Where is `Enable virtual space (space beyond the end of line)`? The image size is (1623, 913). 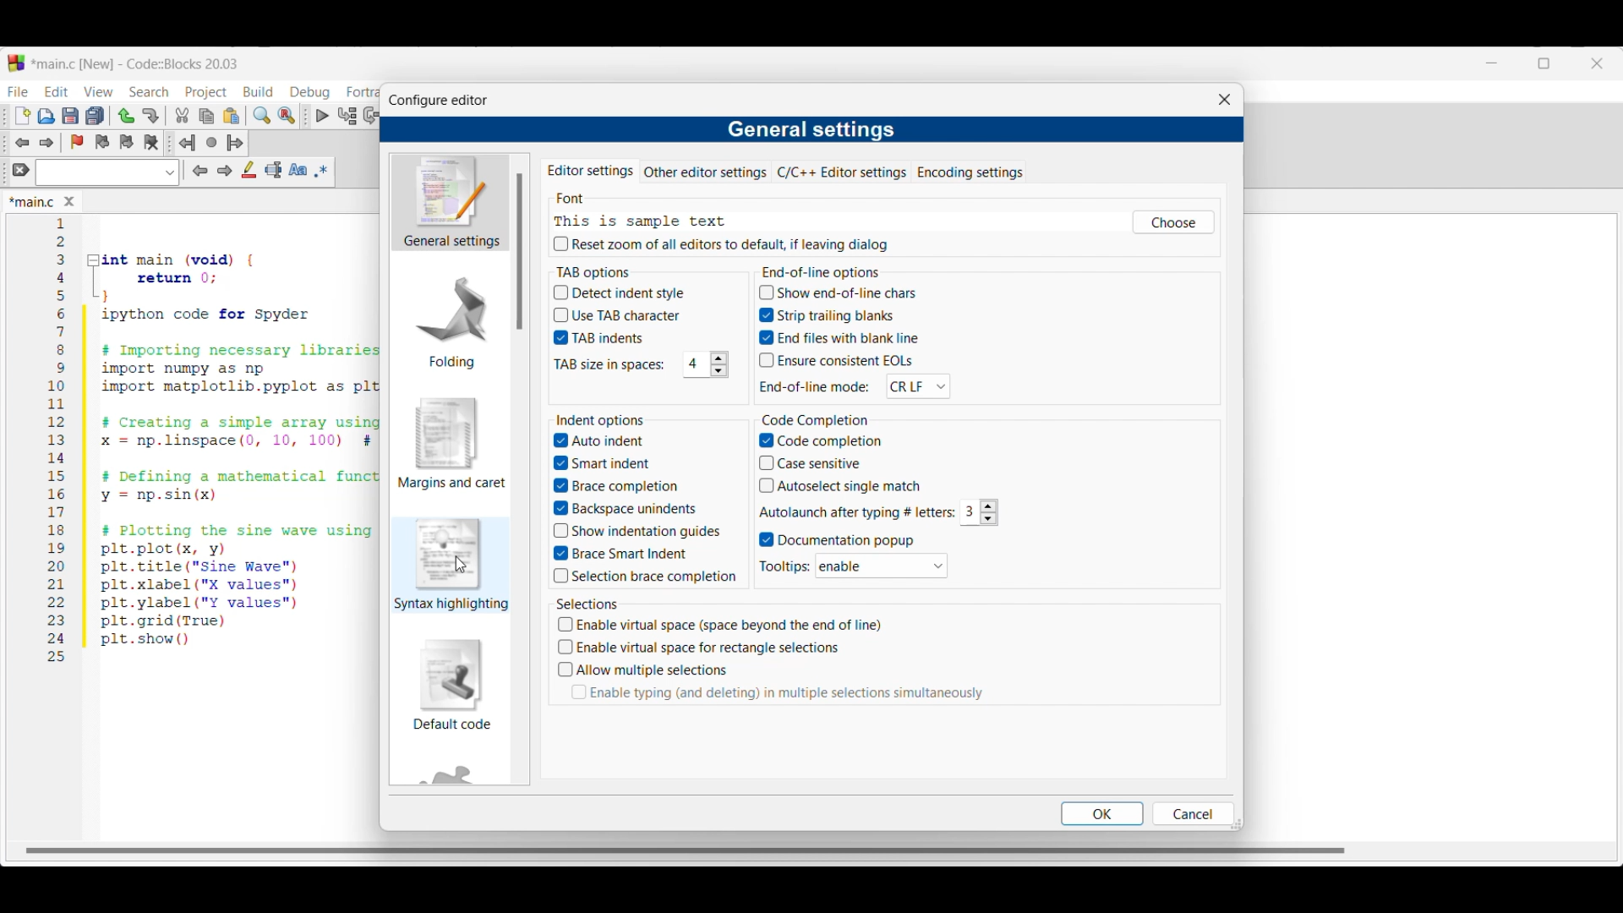 Enable virtual space (space beyond the end of line) is located at coordinates (724, 627).